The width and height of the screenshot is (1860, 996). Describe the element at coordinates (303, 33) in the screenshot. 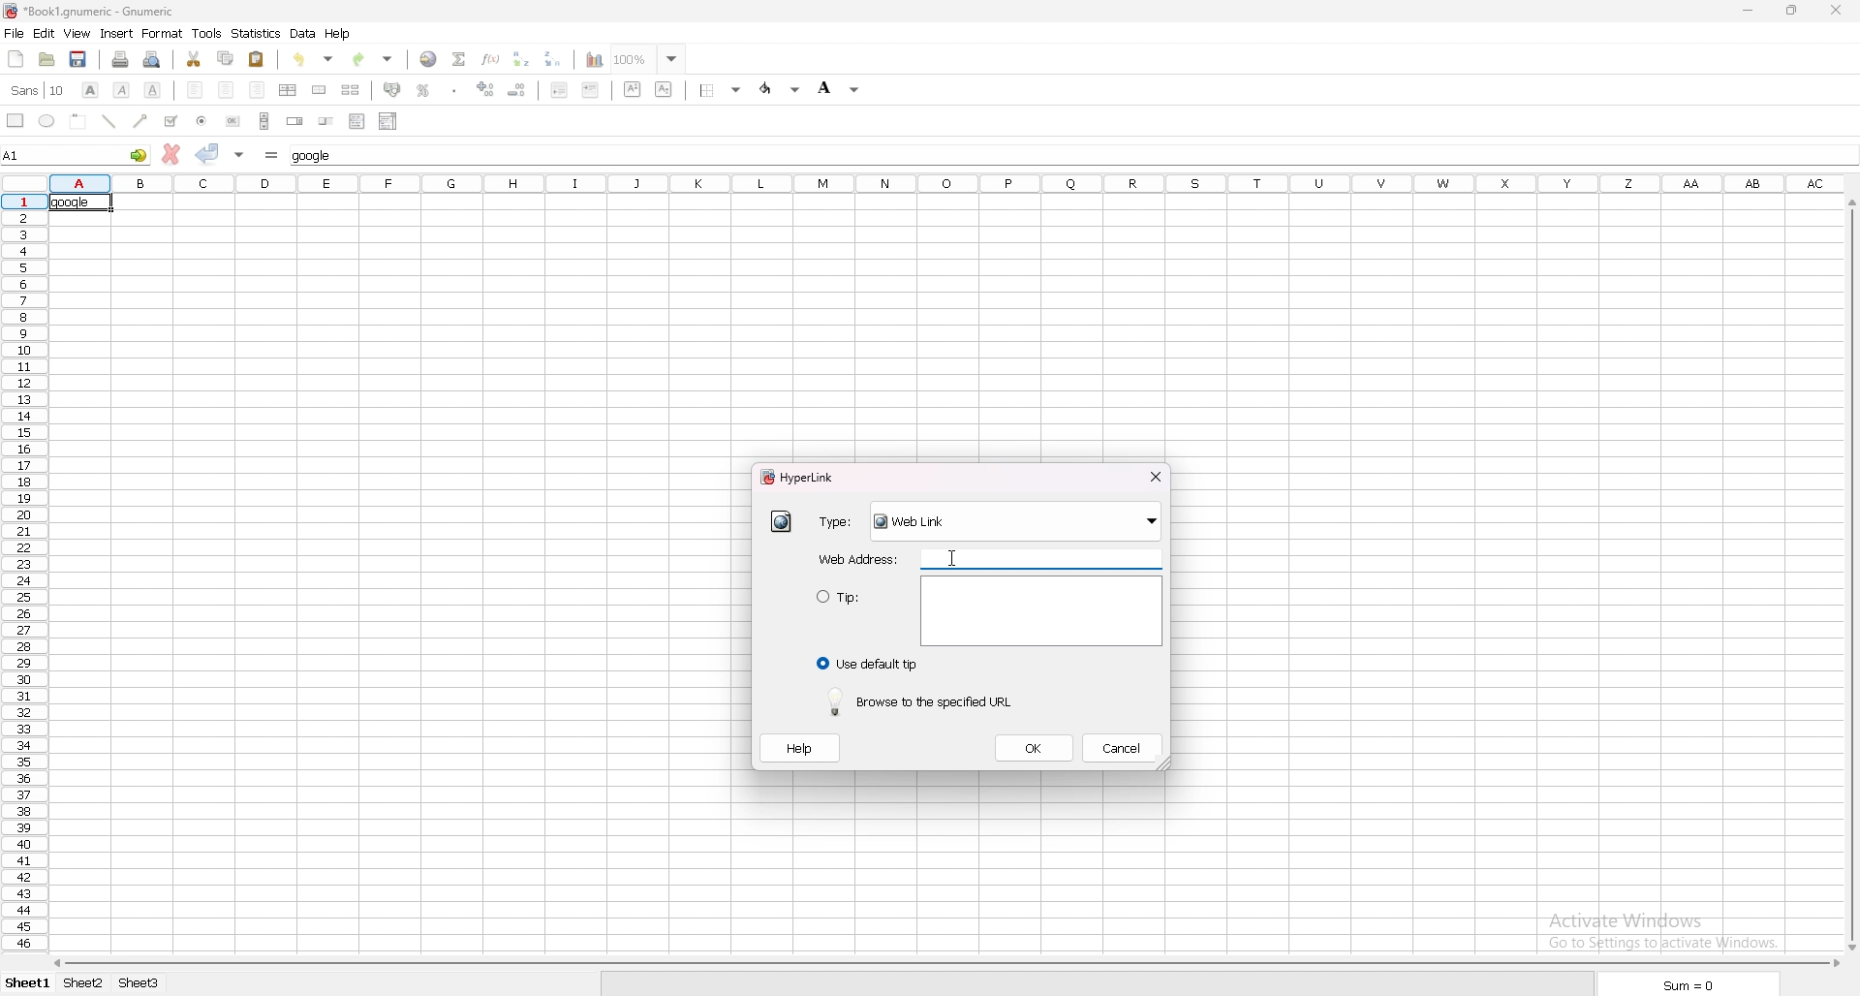

I see `data` at that location.